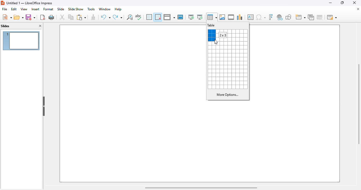  What do you see at coordinates (36, 9) in the screenshot?
I see `insert` at bounding box center [36, 9].